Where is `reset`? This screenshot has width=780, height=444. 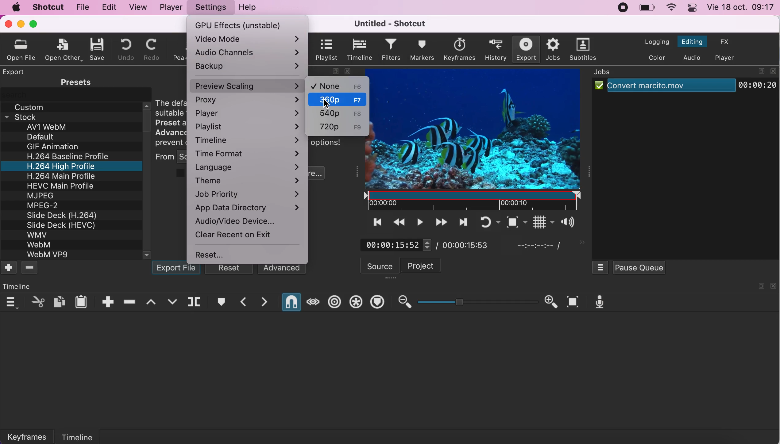
reset is located at coordinates (218, 255).